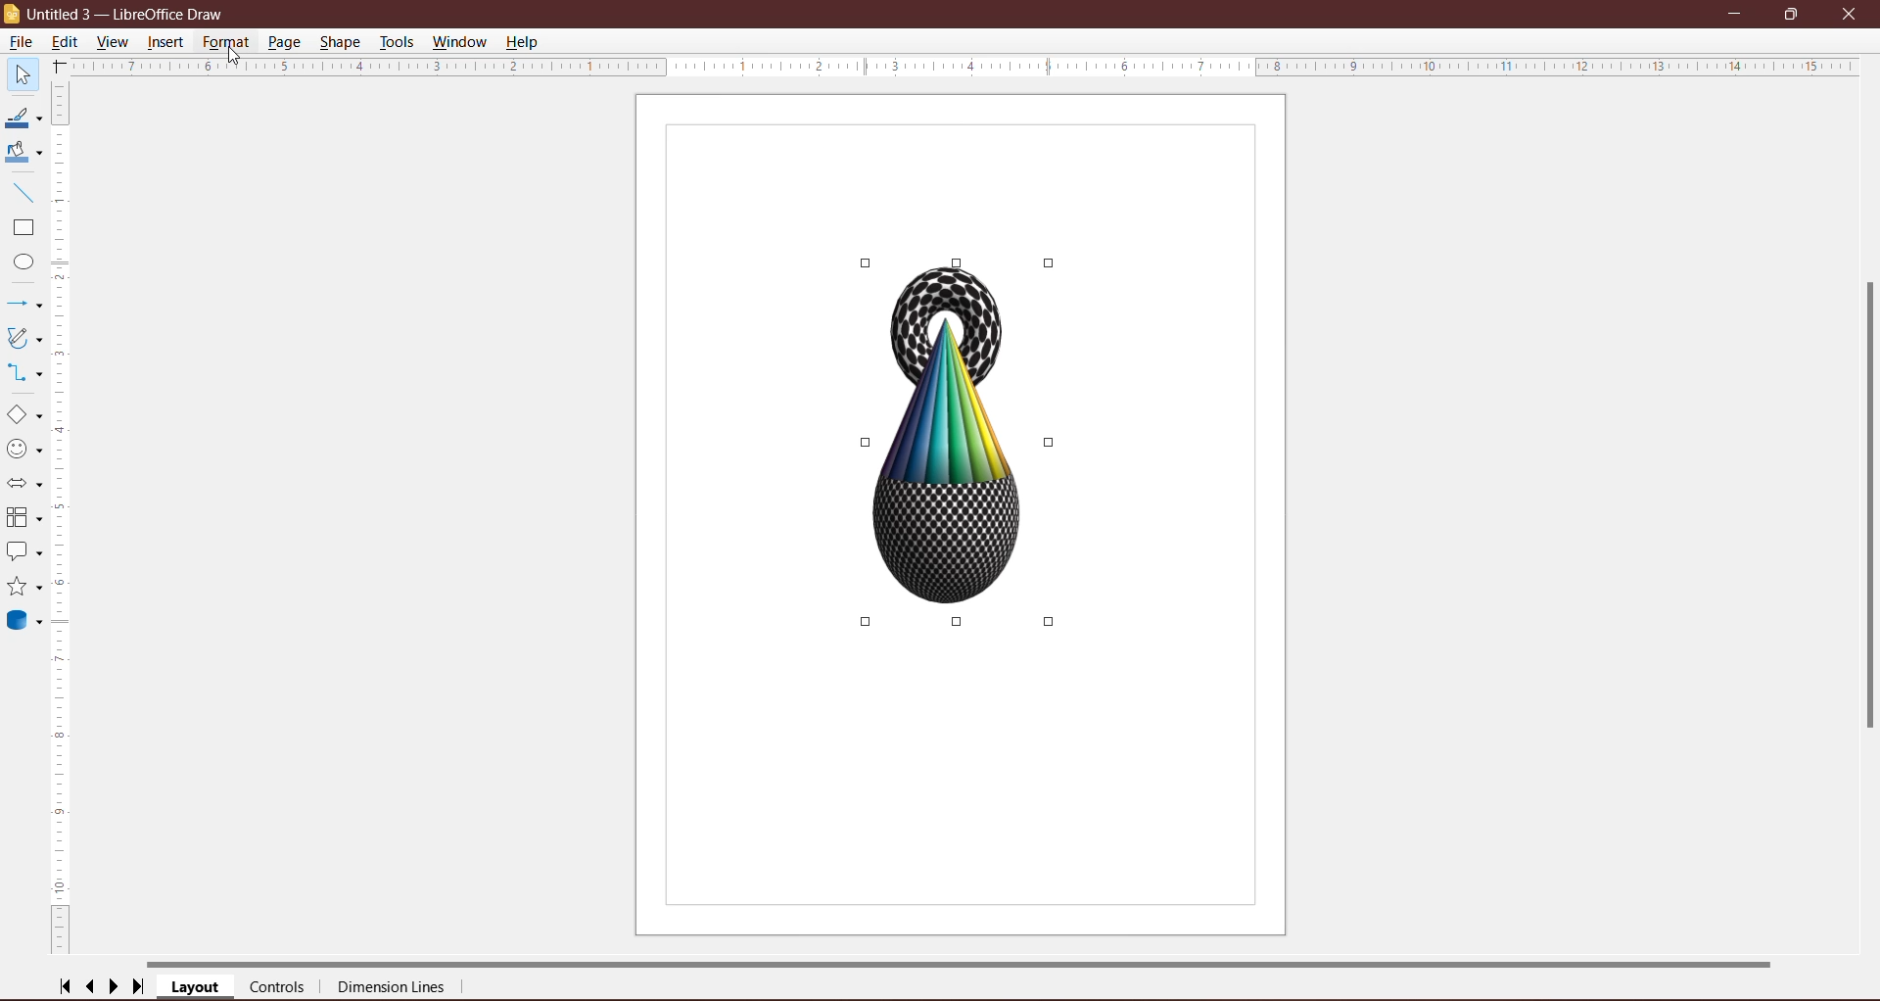 The height and width of the screenshot is (1001, 1880). What do you see at coordinates (1853, 15) in the screenshot?
I see `Close` at bounding box center [1853, 15].